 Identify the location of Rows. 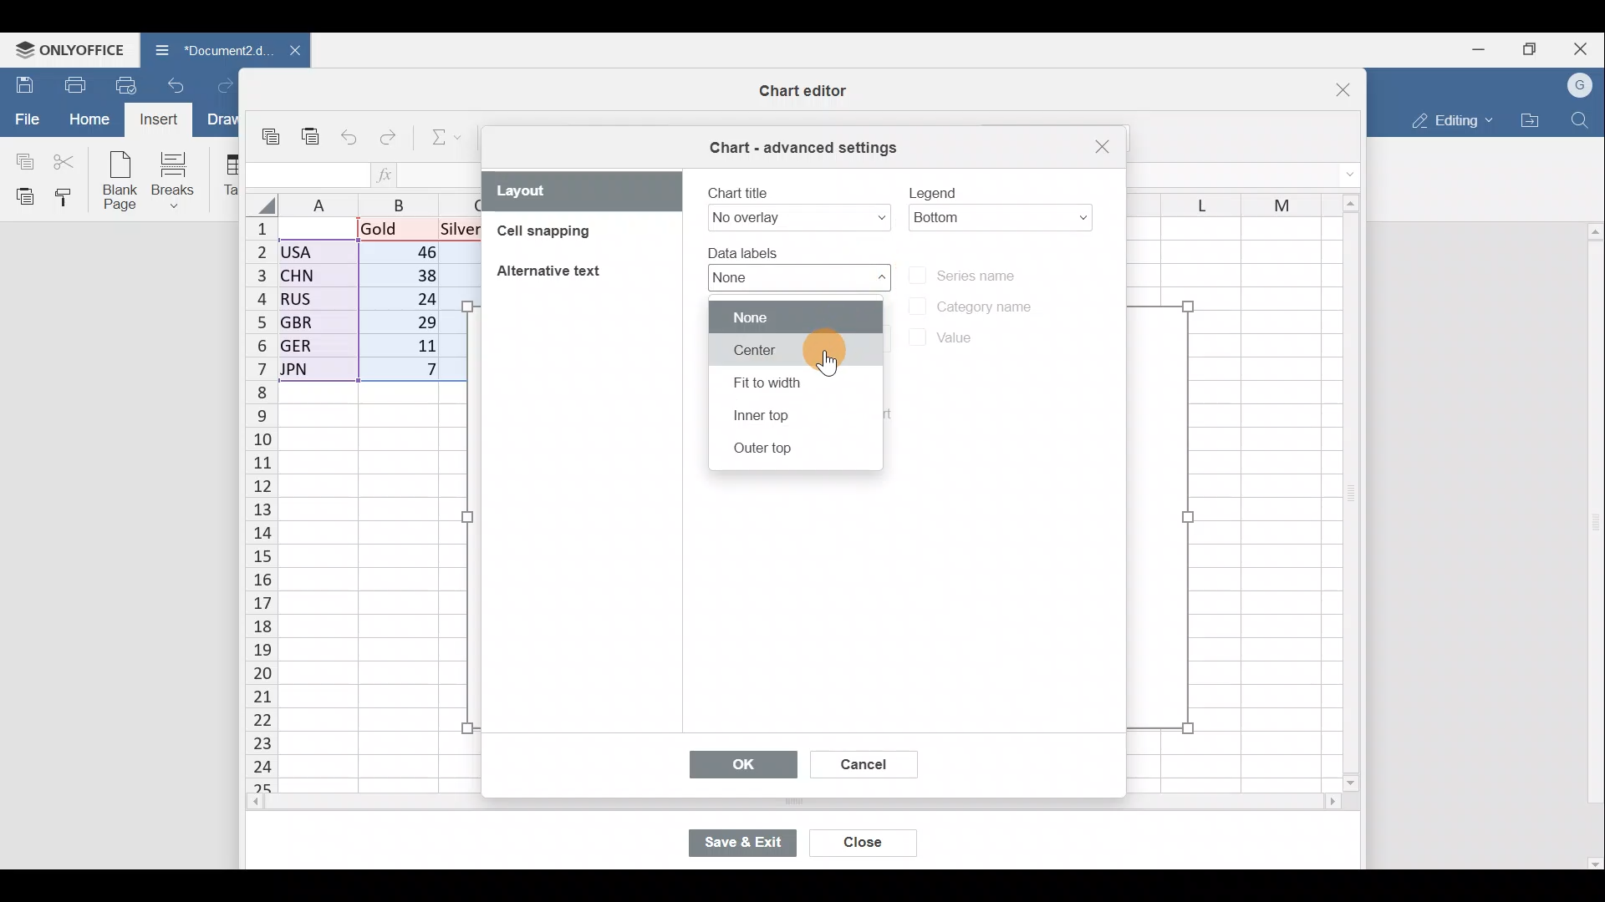
(262, 494).